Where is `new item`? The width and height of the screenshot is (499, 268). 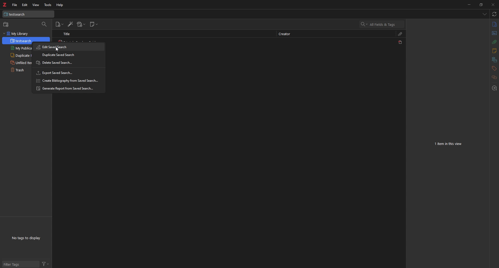 new item is located at coordinates (60, 24).